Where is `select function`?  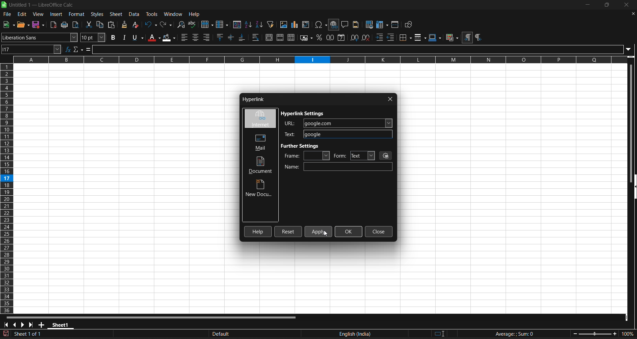
select function is located at coordinates (79, 49).